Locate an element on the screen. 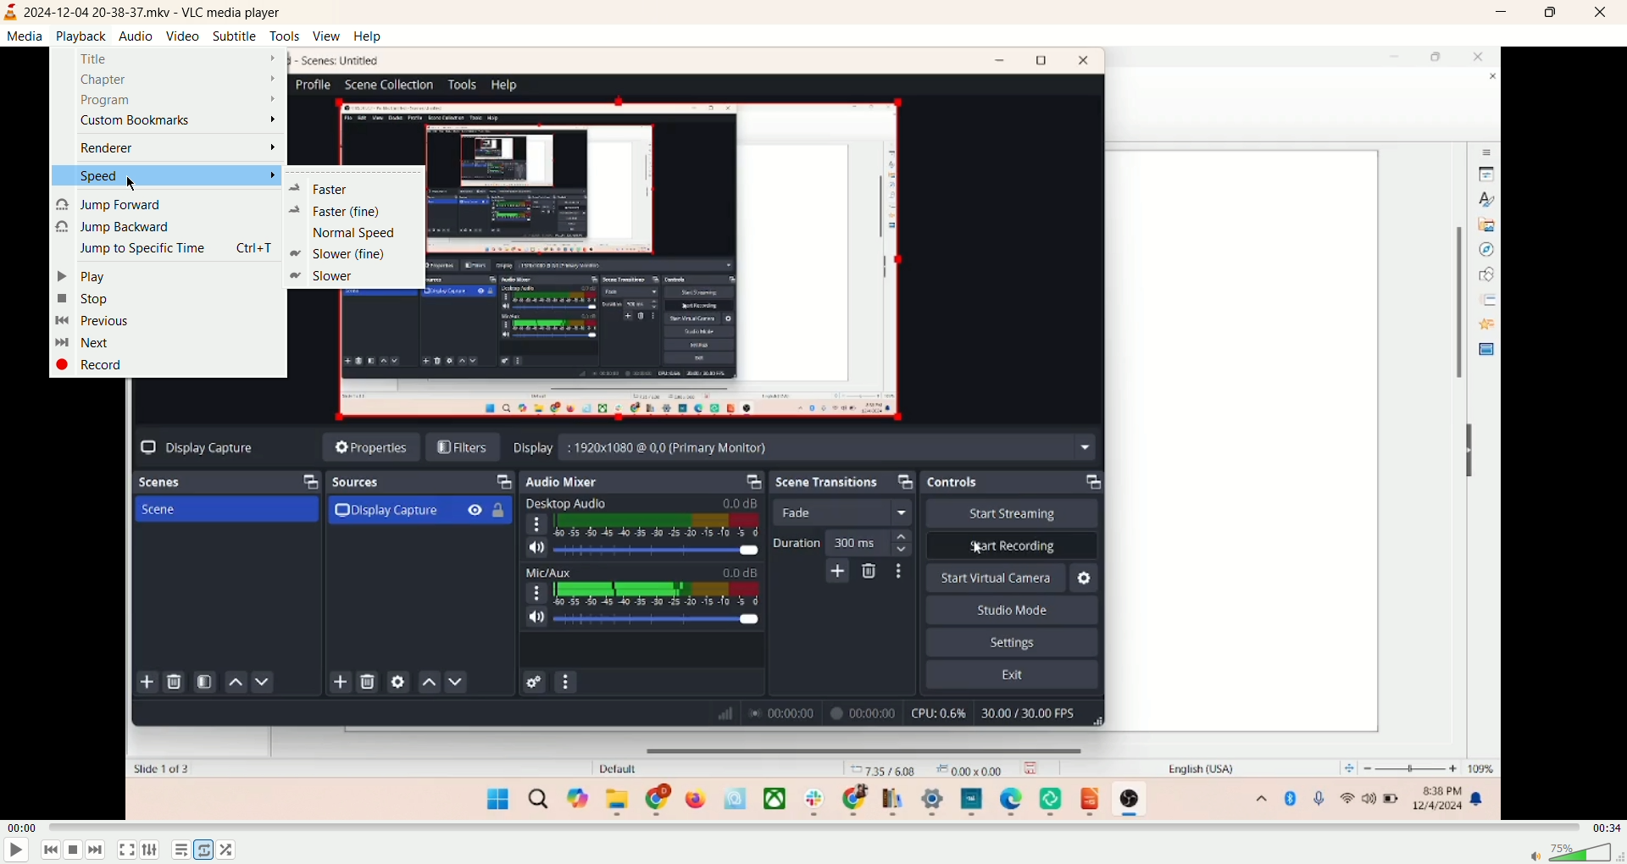 The height and width of the screenshot is (864, 1627). extended settings is located at coordinates (151, 852).